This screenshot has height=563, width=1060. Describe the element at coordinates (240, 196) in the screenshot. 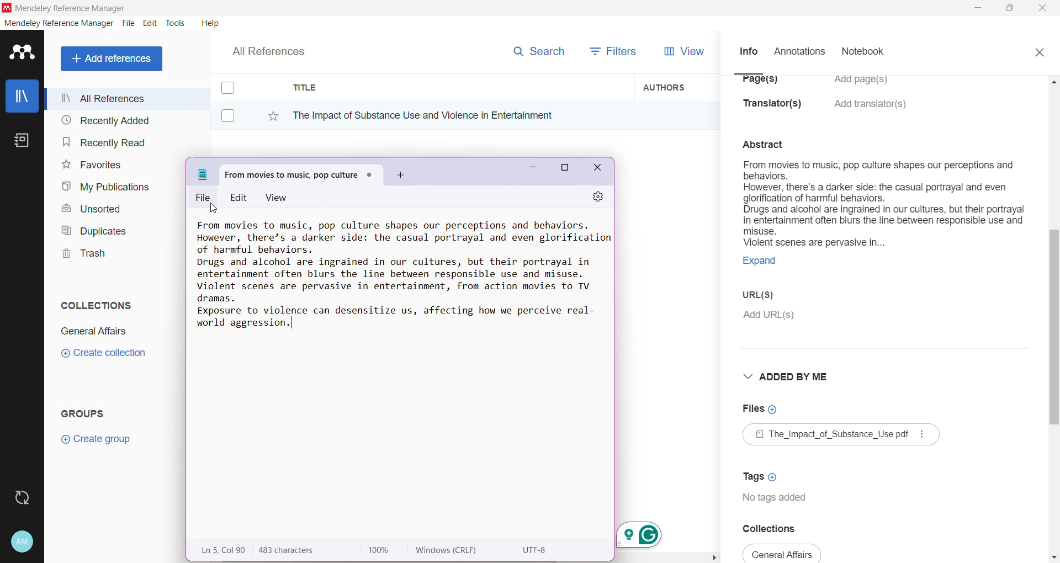

I see `Edit` at that location.